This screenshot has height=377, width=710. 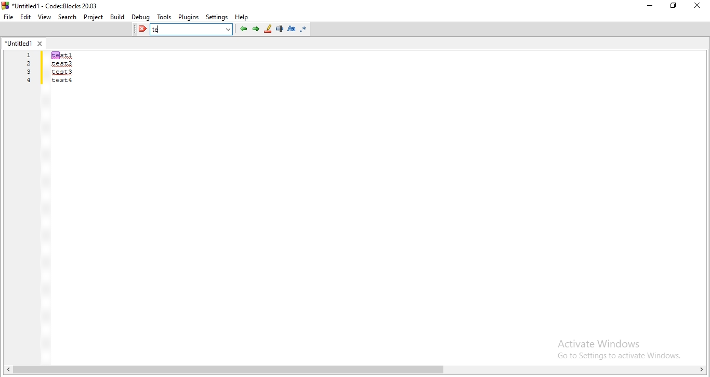 I want to click on logo, so click(x=5, y=5).